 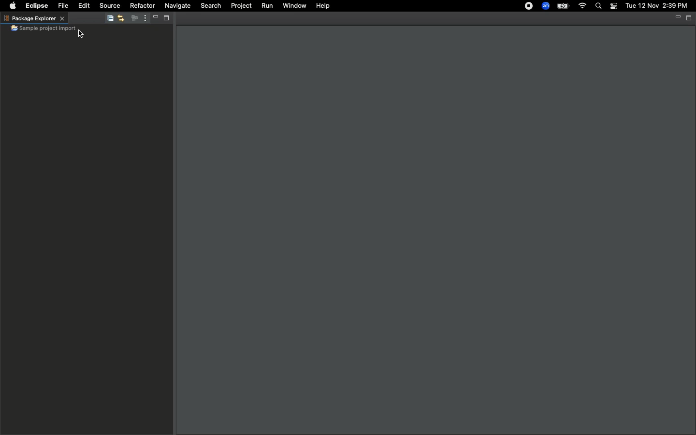 I want to click on Search, so click(x=210, y=6).